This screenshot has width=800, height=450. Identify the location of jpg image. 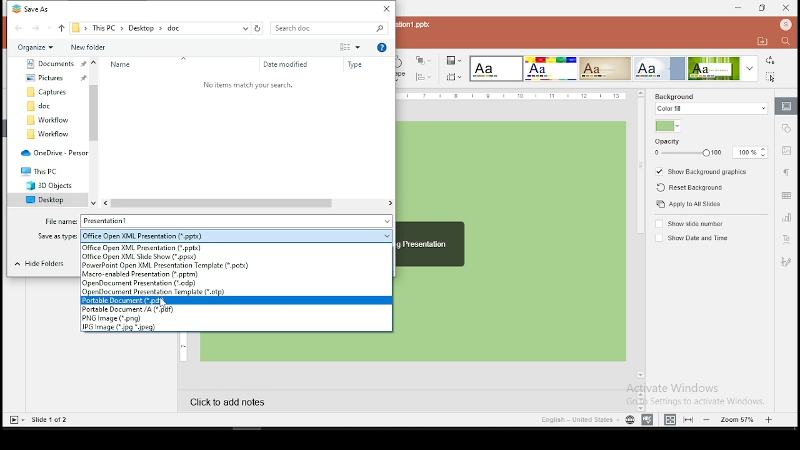
(235, 327).